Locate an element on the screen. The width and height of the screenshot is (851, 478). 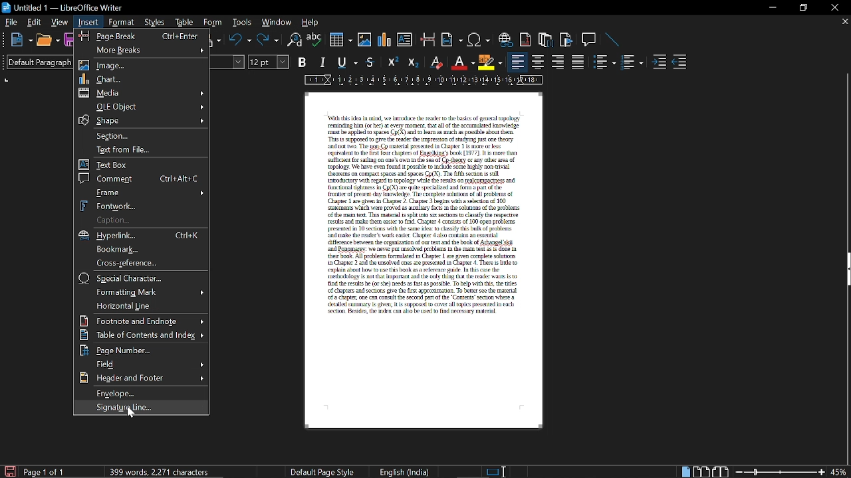
OLE object is located at coordinates (143, 106).